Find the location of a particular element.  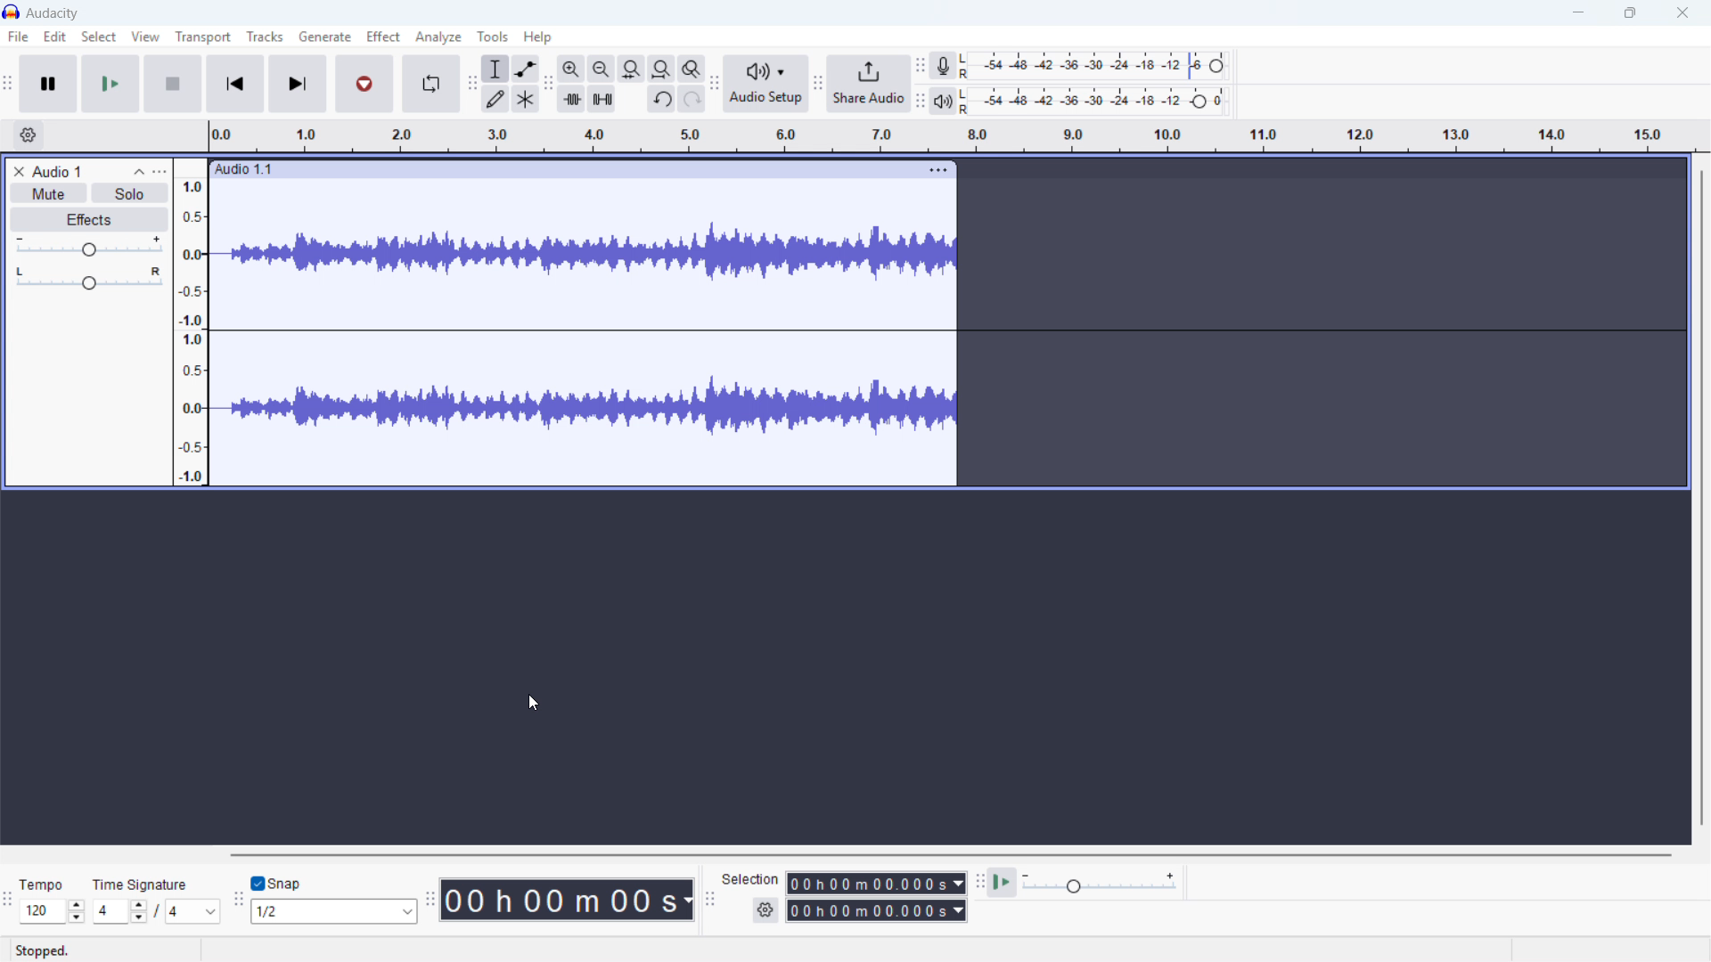

gain  is located at coordinates (87, 248).